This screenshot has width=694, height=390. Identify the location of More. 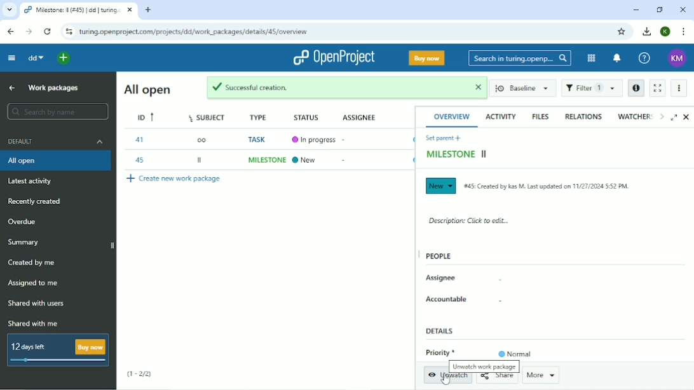
(679, 88).